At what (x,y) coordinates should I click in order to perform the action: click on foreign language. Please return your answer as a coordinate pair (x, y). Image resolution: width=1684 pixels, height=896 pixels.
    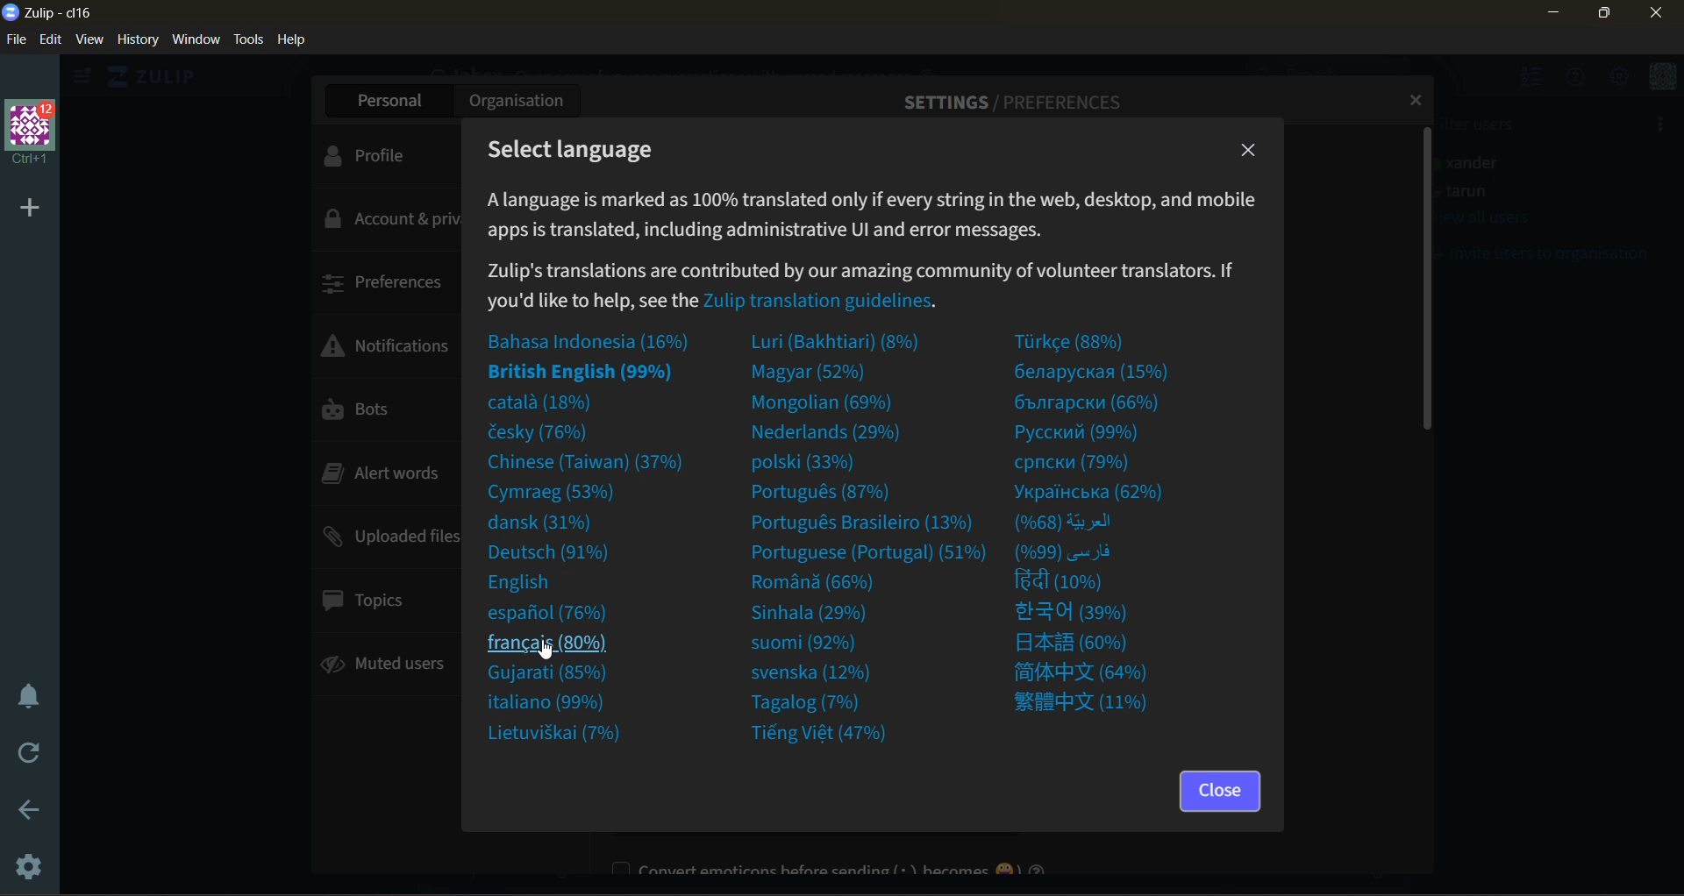
    Looking at the image, I should click on (1083, 706).